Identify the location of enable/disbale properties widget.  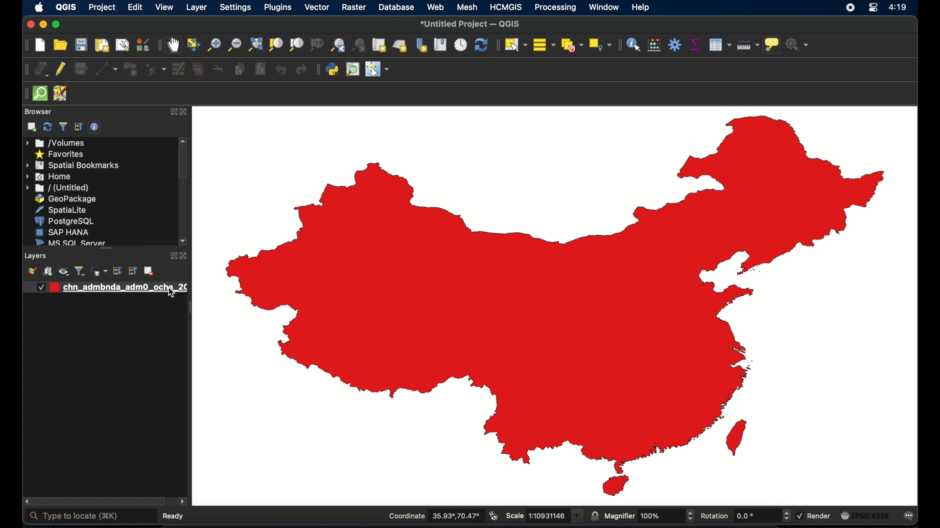
(96, 127).